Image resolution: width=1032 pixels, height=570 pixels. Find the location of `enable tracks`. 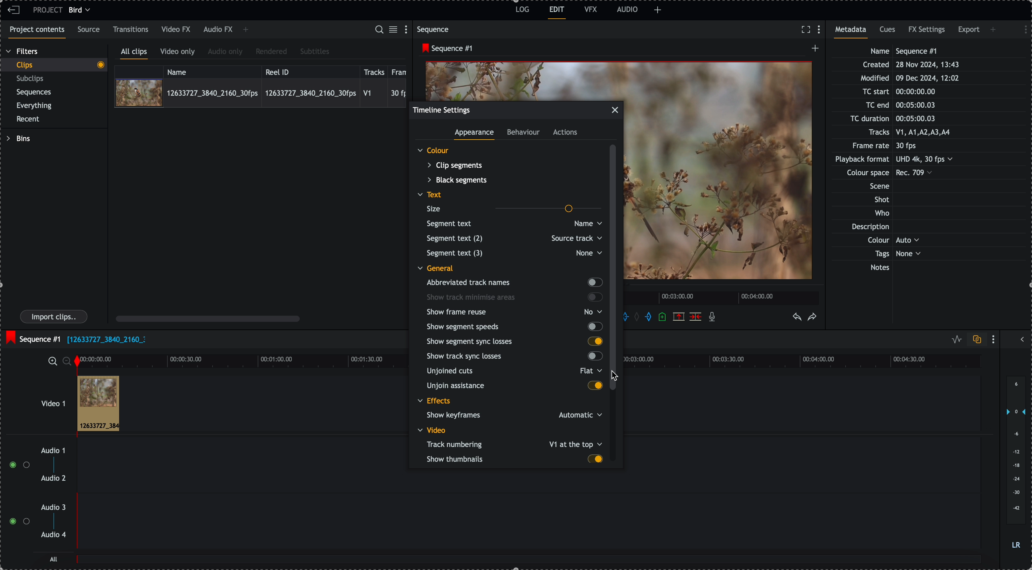

enable tracks is located at coordinates (16, 494).